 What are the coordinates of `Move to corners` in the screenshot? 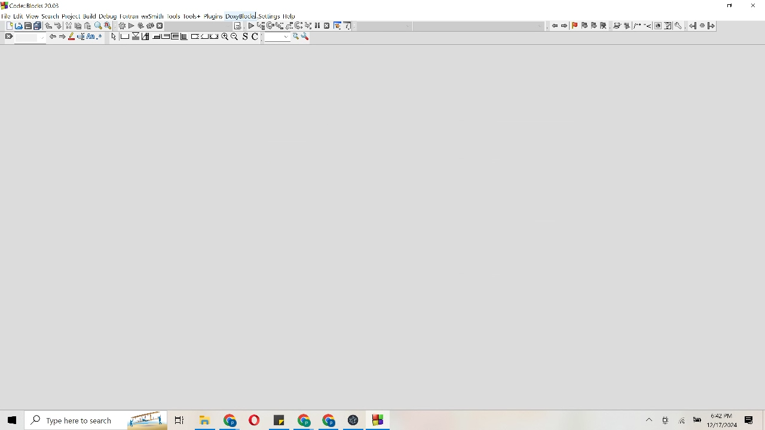 It's located at (155, 36).